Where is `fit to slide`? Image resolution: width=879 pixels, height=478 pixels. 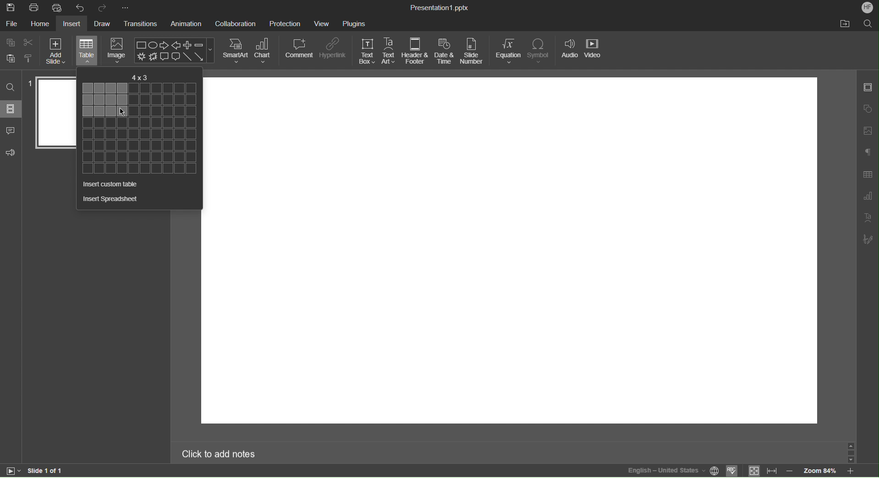 fit to slide is located at coordinates (753, 471).